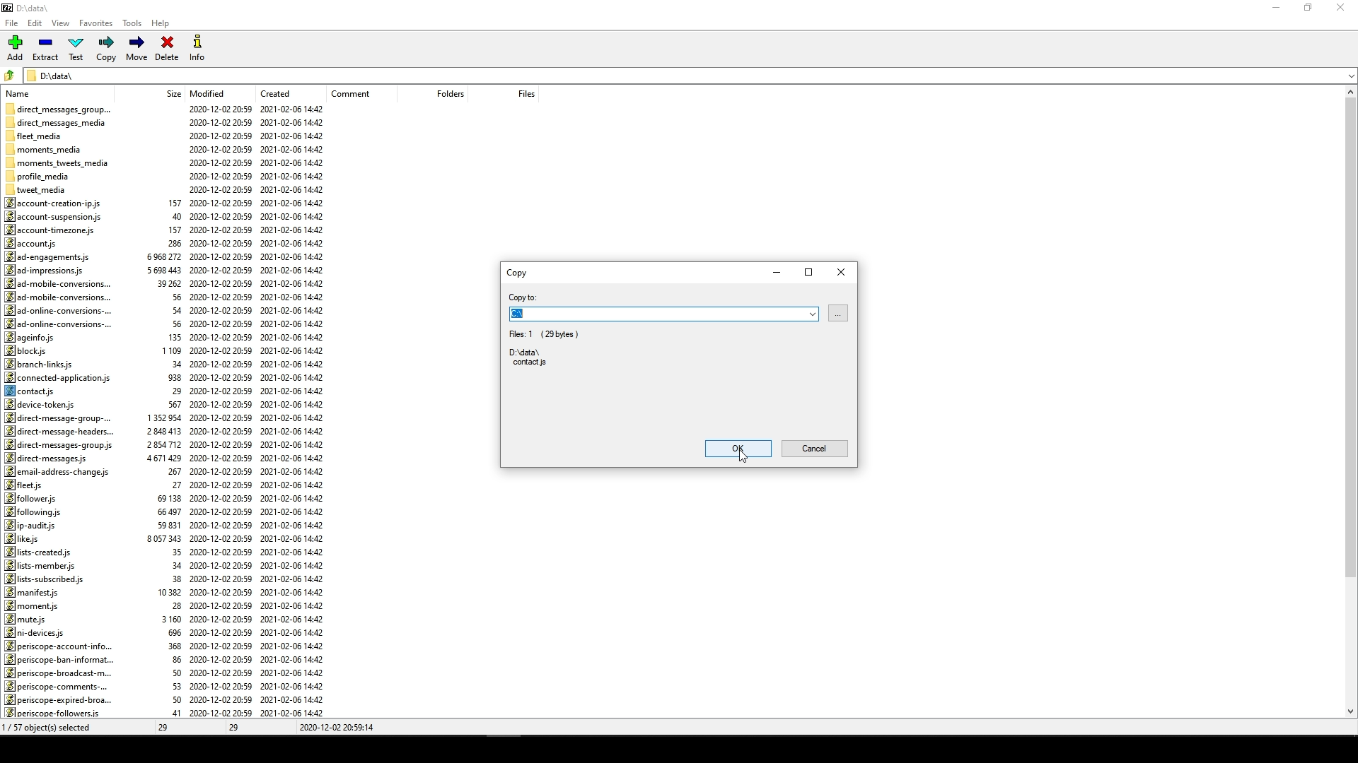  I want to click on folders, so click(440, 95).